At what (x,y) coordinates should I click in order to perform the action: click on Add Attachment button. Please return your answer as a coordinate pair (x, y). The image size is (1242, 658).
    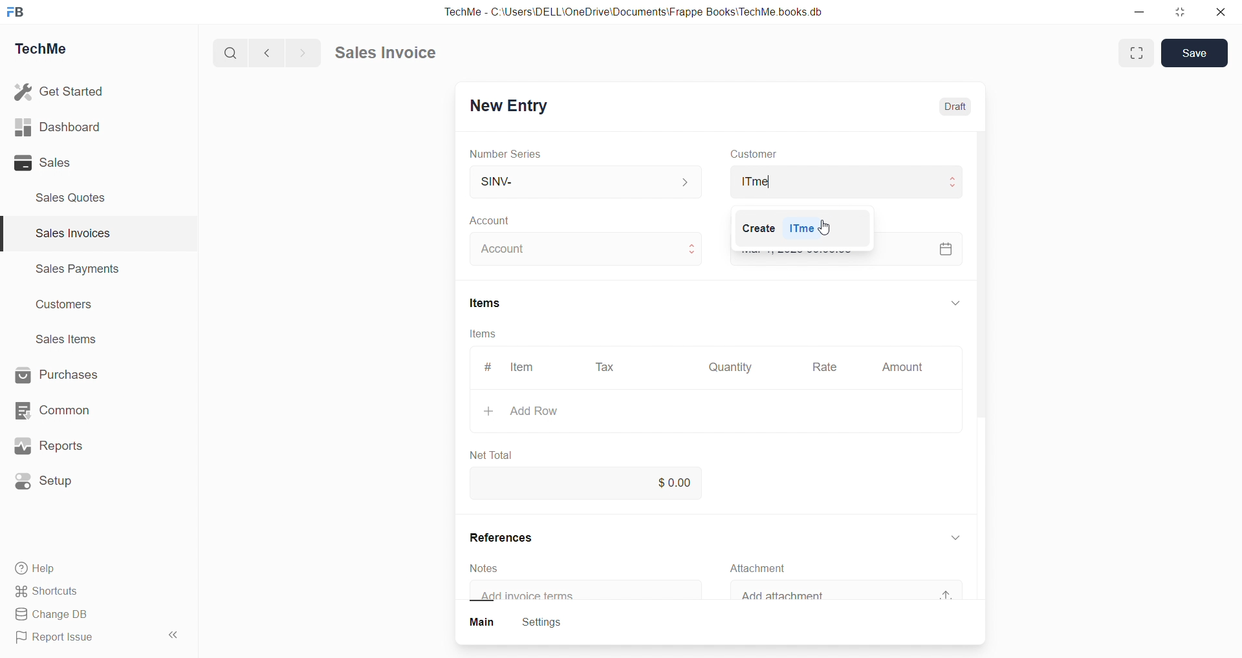
    Looking at the image, I should click on (953, 589).